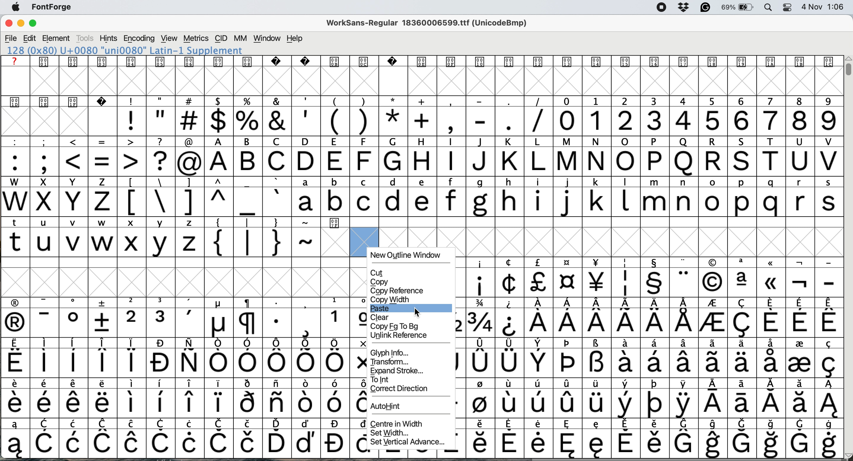  Describe the element at coordinates (379, 282) in the screenshot. I see `` at that location.